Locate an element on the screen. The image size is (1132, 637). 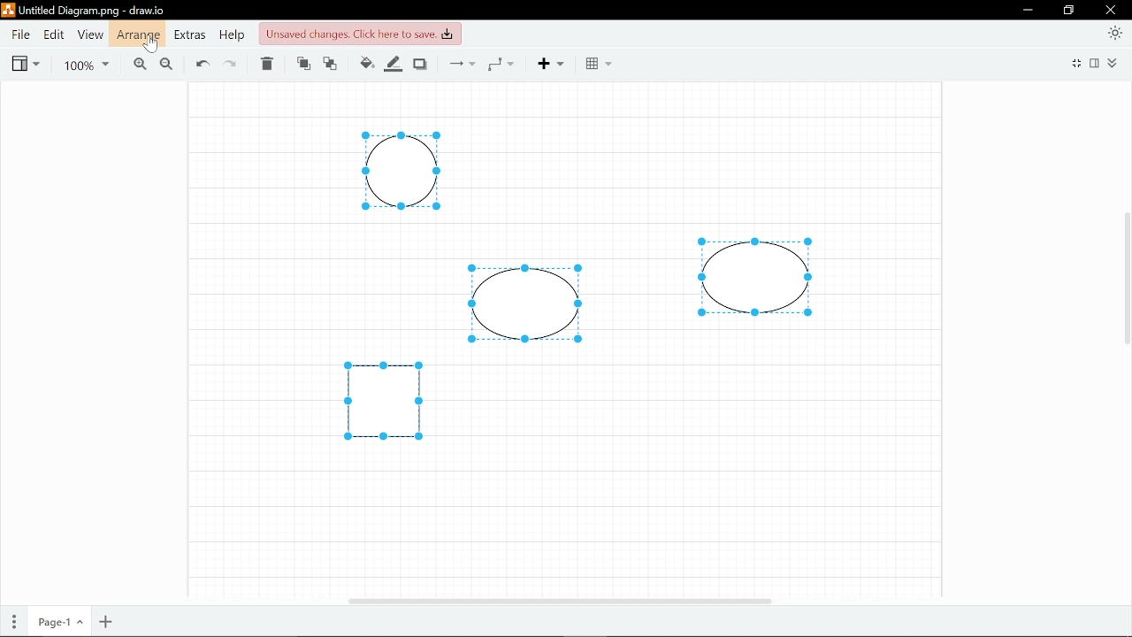
Format is located at coordinates (1097, 63).